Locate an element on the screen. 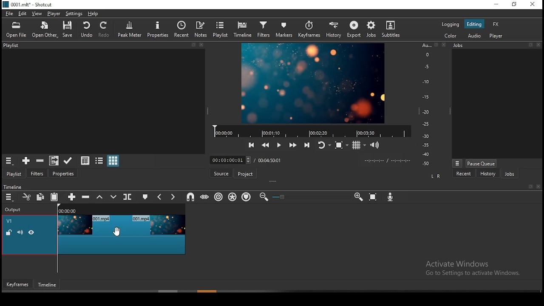  snap is located at coordinates (189, 197).